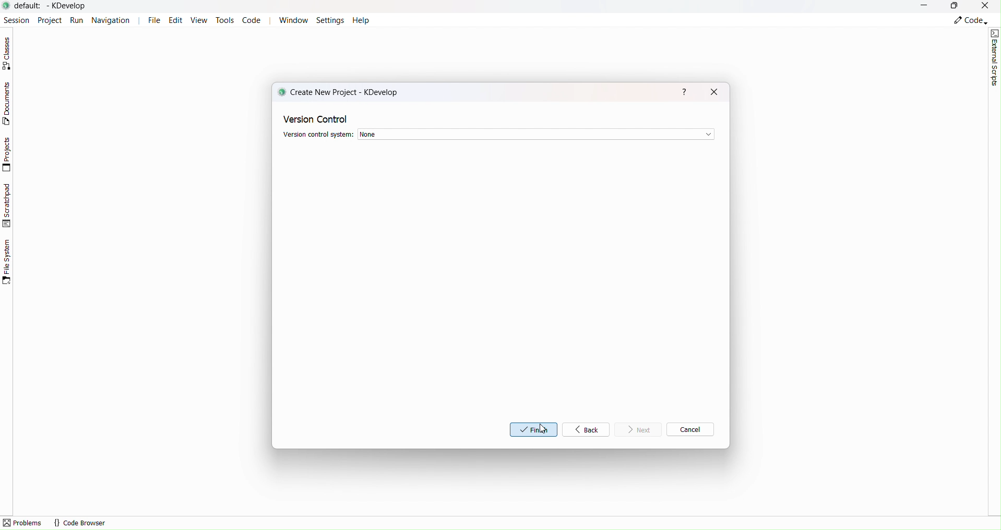 The image size is (1001, 530). What do you see at coordinates (986, 6) in the screenshot?
I see `Close` at bounding box center [986, 6].